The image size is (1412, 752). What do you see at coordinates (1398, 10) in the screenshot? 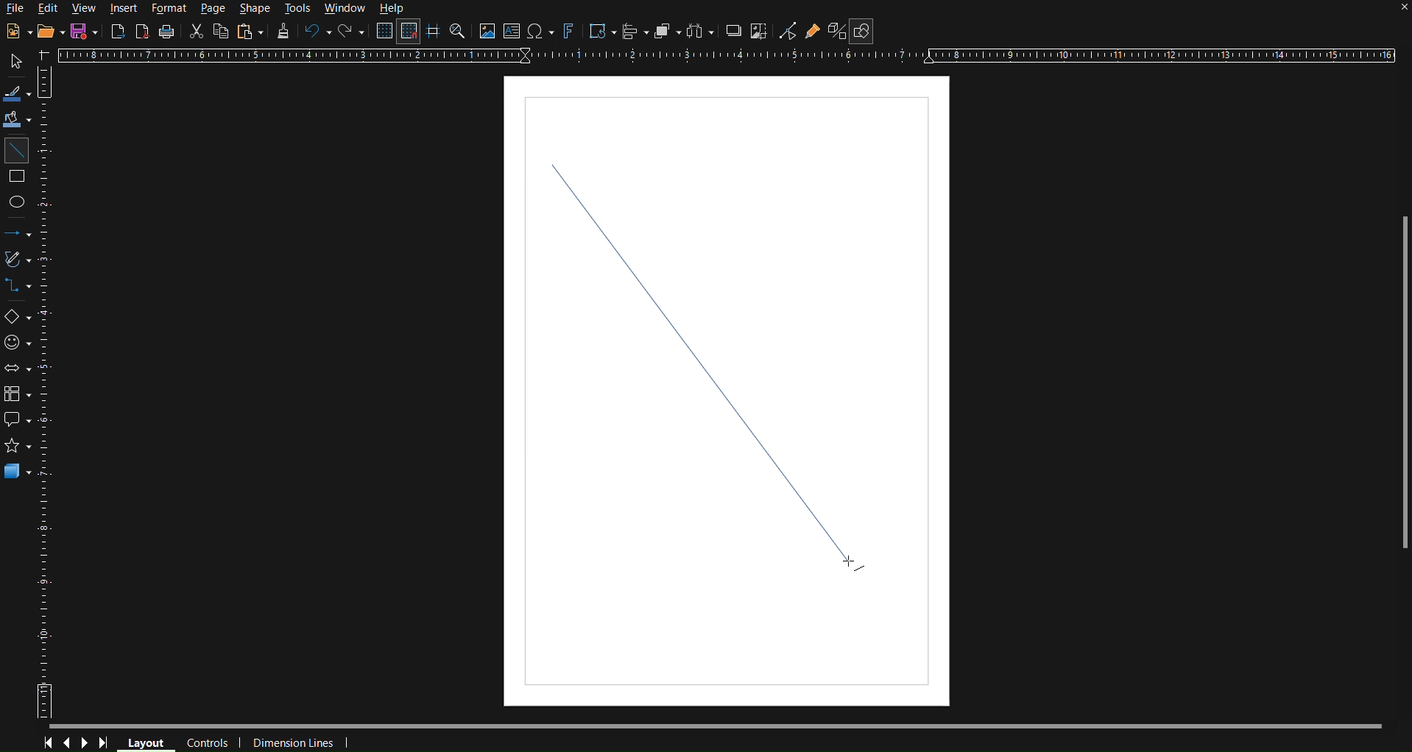
I see `close` at bounding box center [1398, 10].